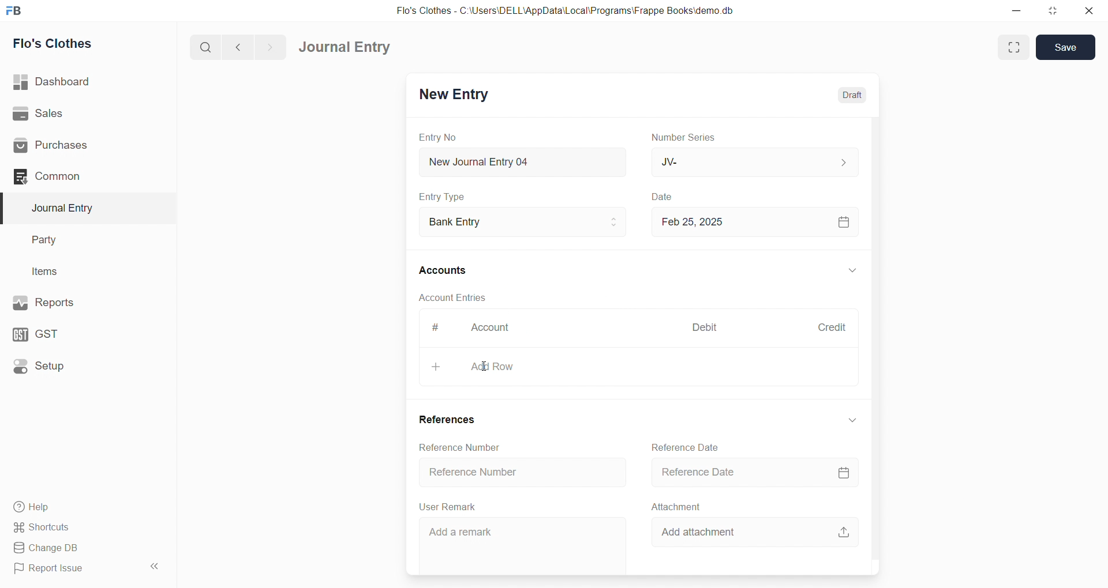 The height and width of the screenshot is (588, 1108). I want to click on Feb 25, 2025, so click(753, 221).